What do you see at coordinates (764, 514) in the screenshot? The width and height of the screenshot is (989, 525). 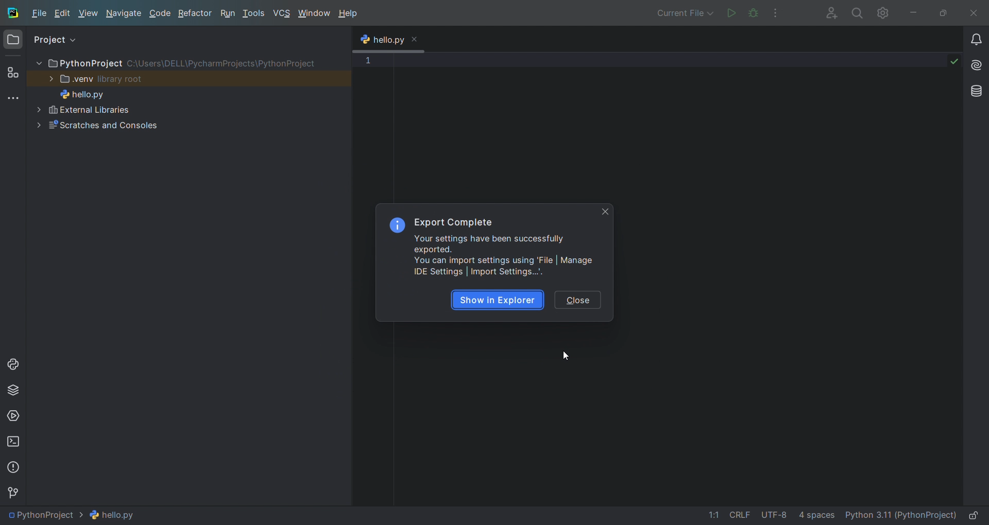 I see `file data` at bounding box center [764, 514].